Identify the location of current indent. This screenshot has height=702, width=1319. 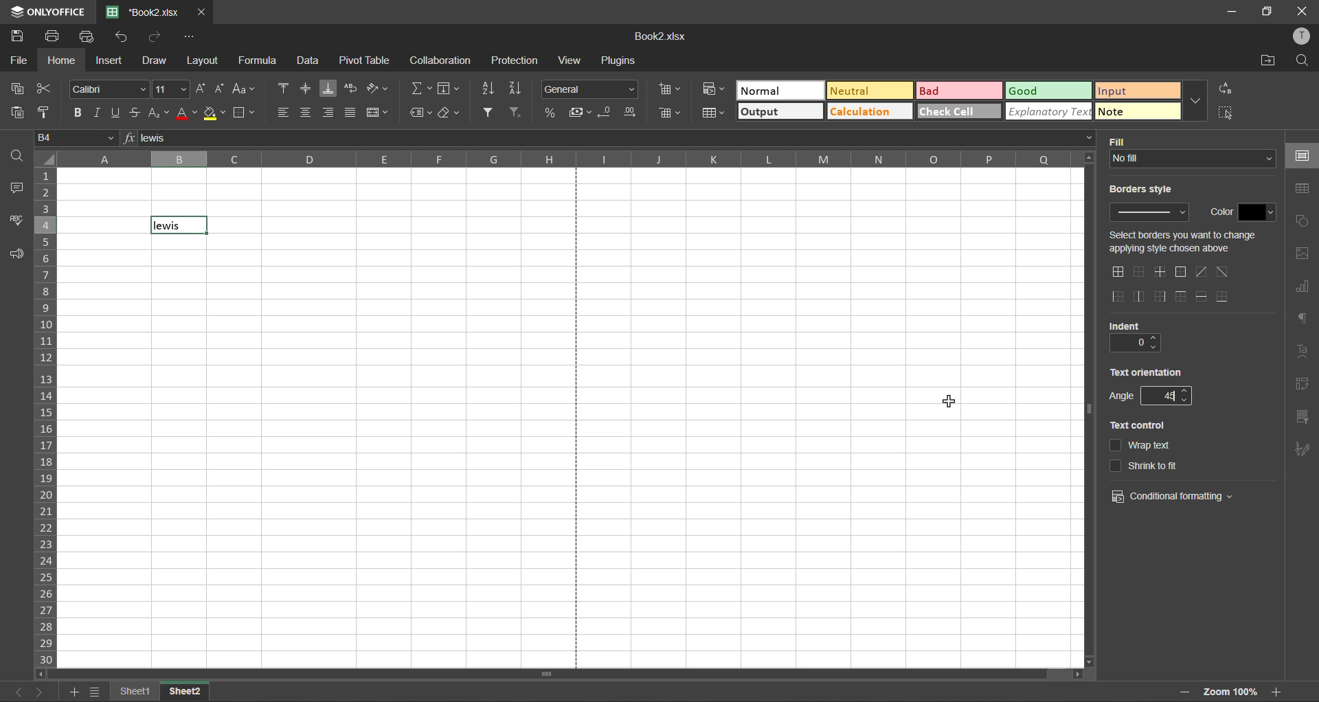
(1128, 343).